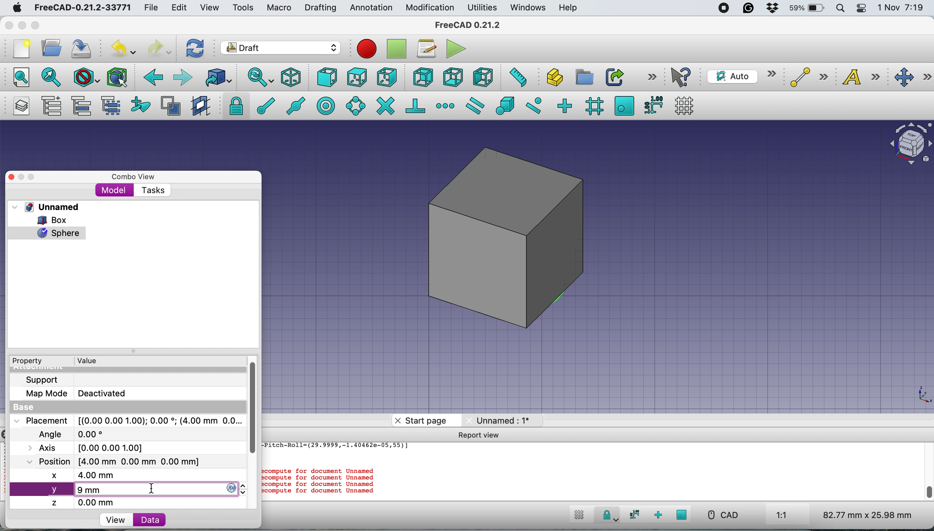 This screenshot has width=934, height=531. I want to click on line, so click(807, 77).